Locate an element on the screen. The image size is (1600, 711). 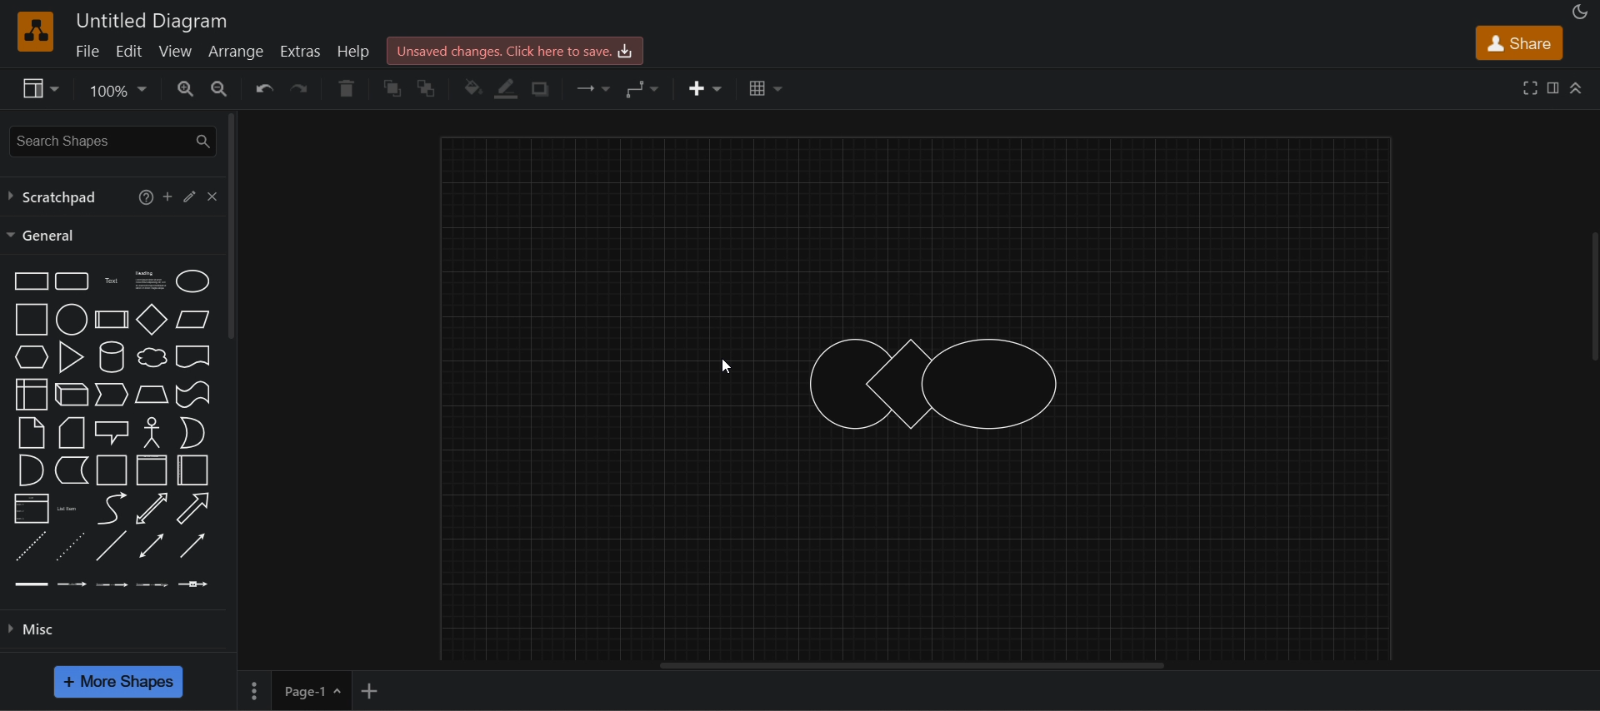
share is located at coordinates (1518, 43).